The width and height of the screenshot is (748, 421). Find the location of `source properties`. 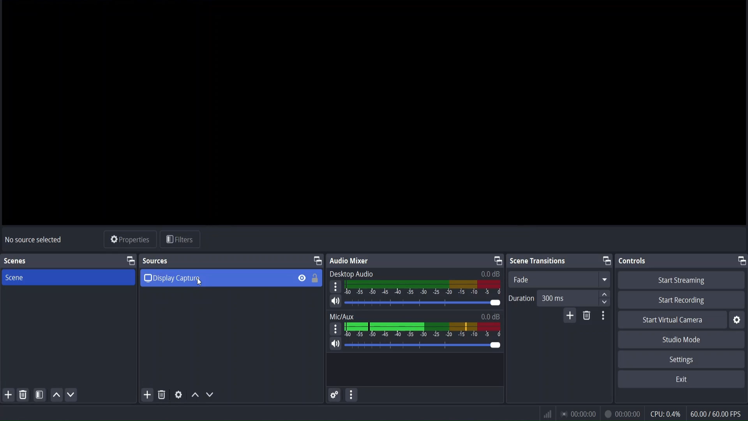

source properties is located at coordinates (130, 241).